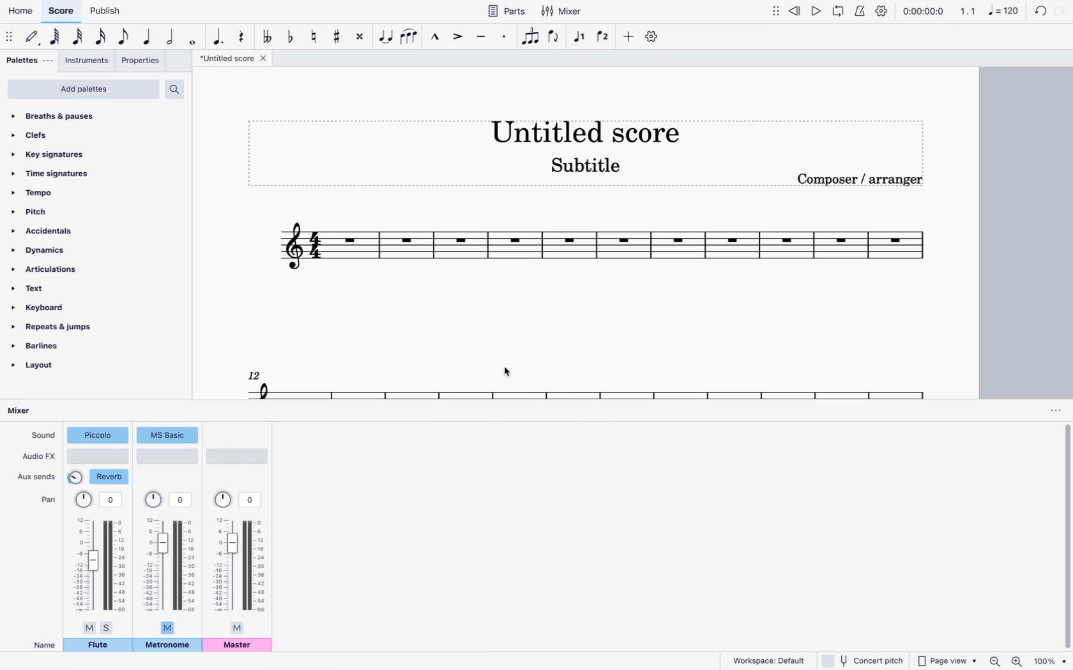 Image resolution: width=1073 pixels, height=670 pixels. I want to click on default, so click(33, 37).